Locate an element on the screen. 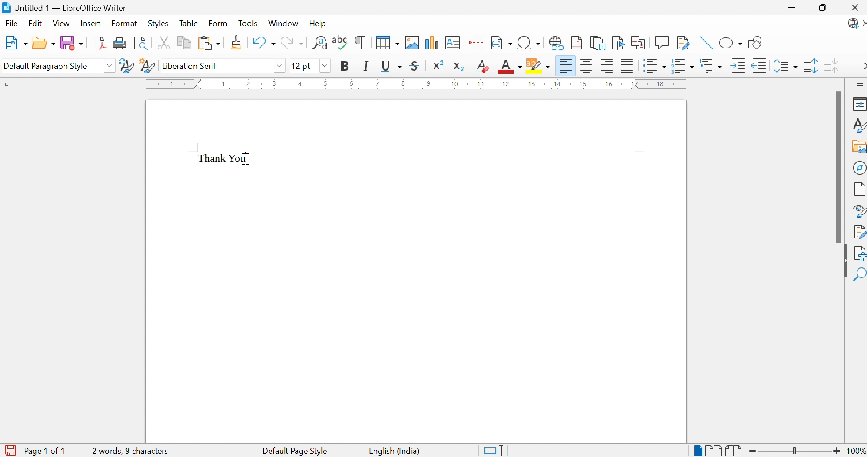 The image size is (867, 457). Export as PDF is located at coordinates (99, 44).